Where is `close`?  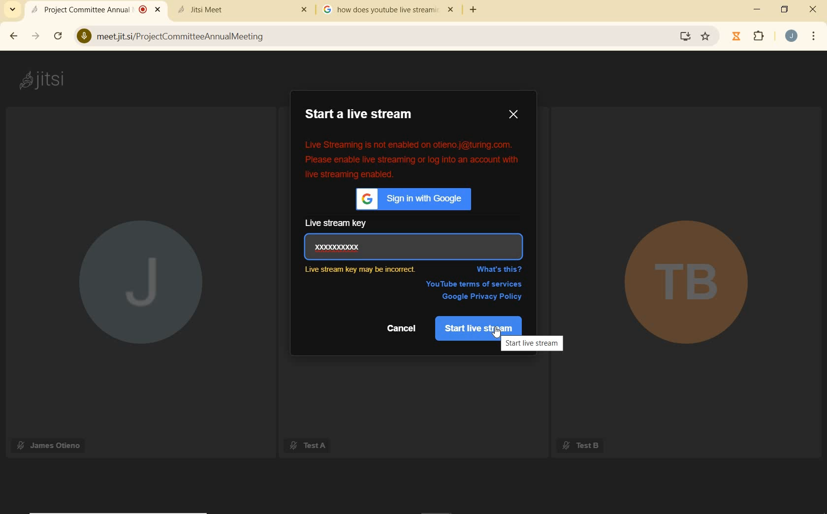
close is located at coordinates (453, 10).